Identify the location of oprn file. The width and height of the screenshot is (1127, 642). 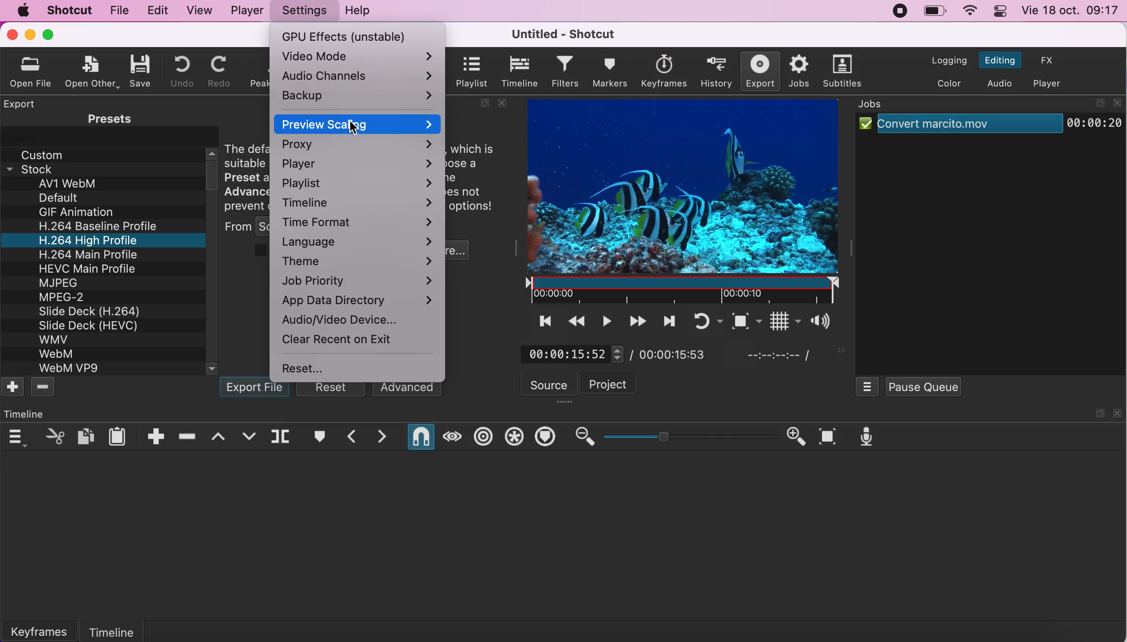
(35, 71).